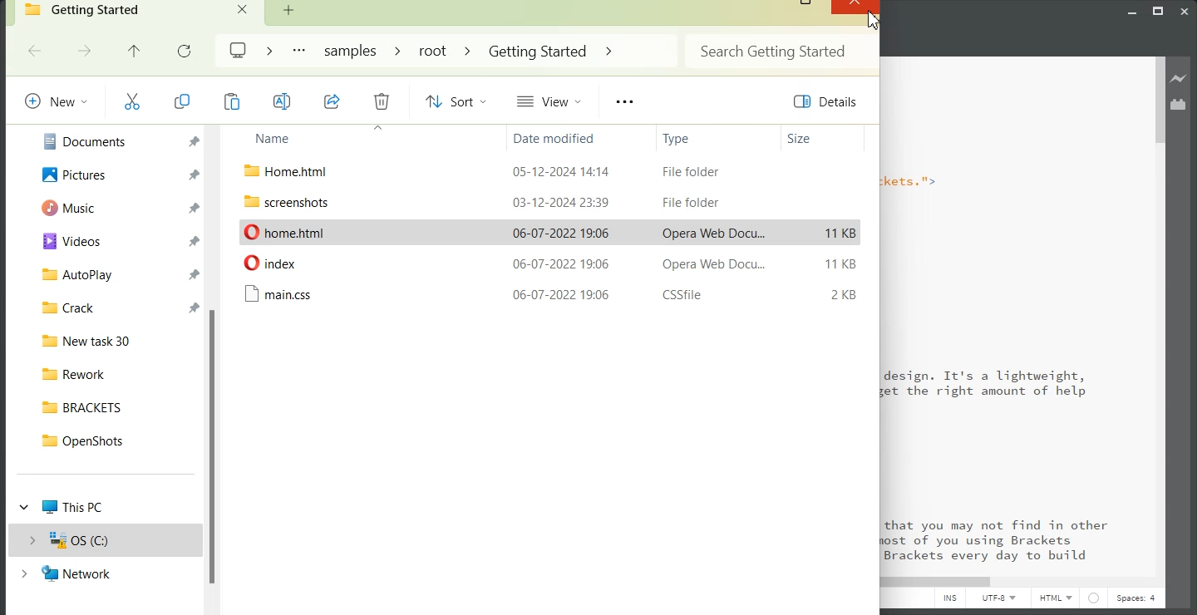  What do you see at coordinates (115, 307) in the screenshot?
I see `Crack File` at bounding box center [115, 307].